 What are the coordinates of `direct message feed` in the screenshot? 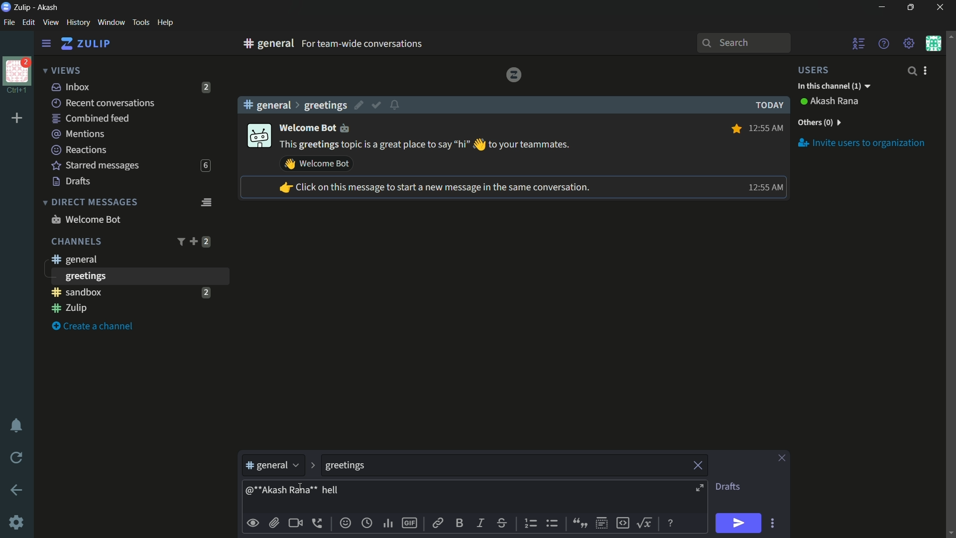 It's located at (206, 201).